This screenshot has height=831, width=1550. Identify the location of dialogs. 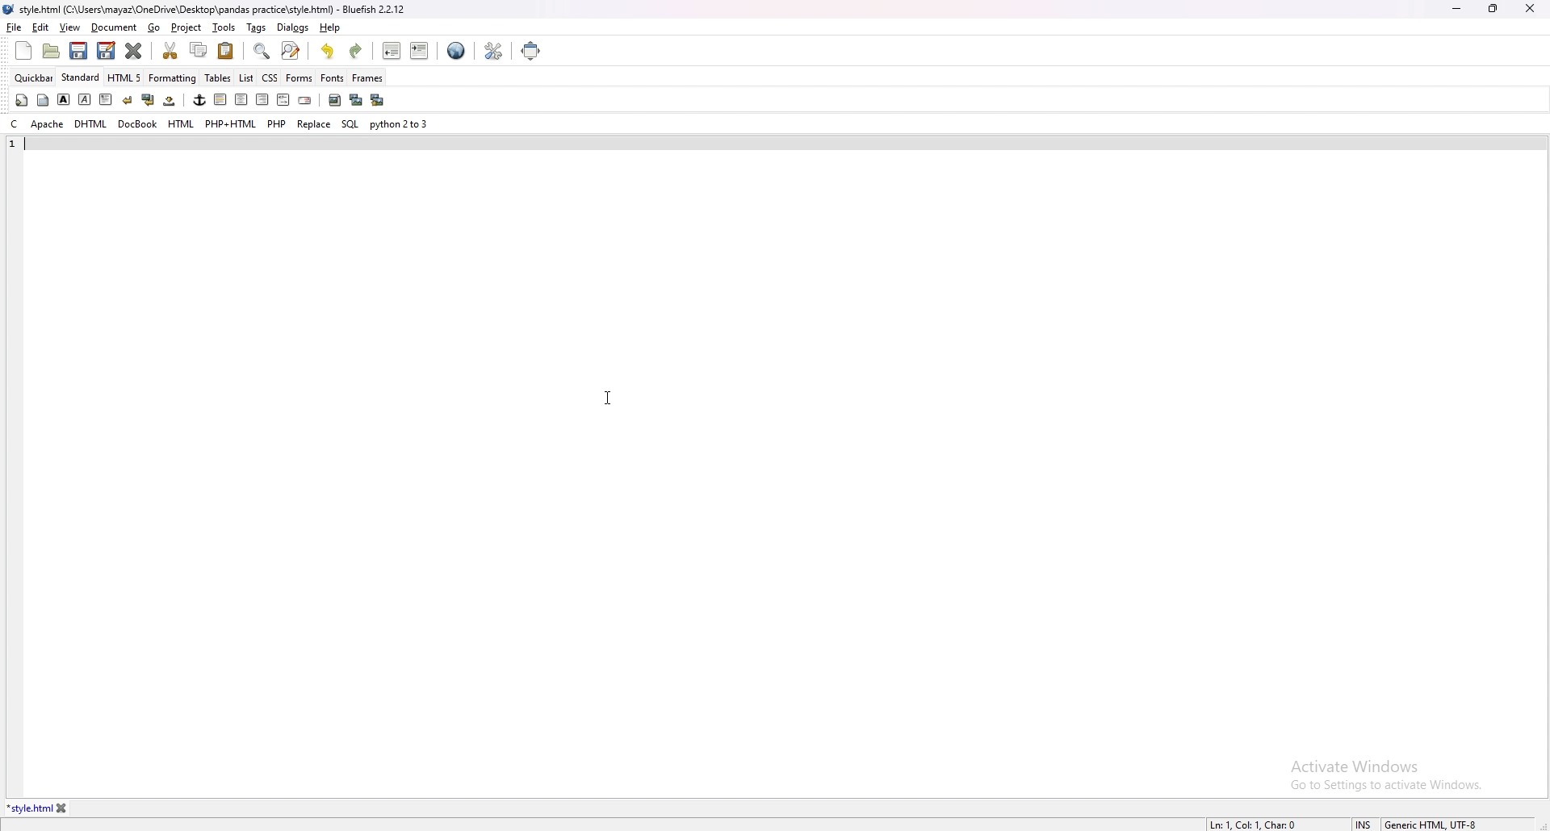
(293, 27).